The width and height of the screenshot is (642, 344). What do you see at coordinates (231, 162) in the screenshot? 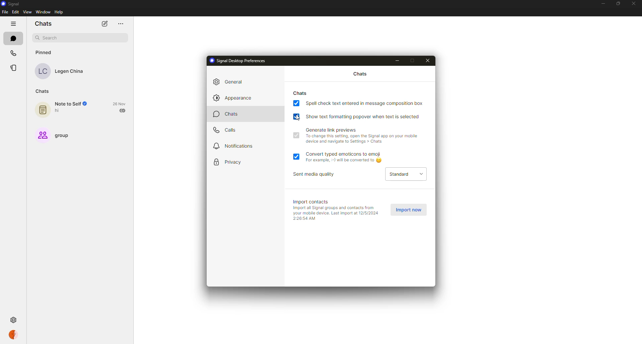
I see `privacy` at bounding box center [231, 162].